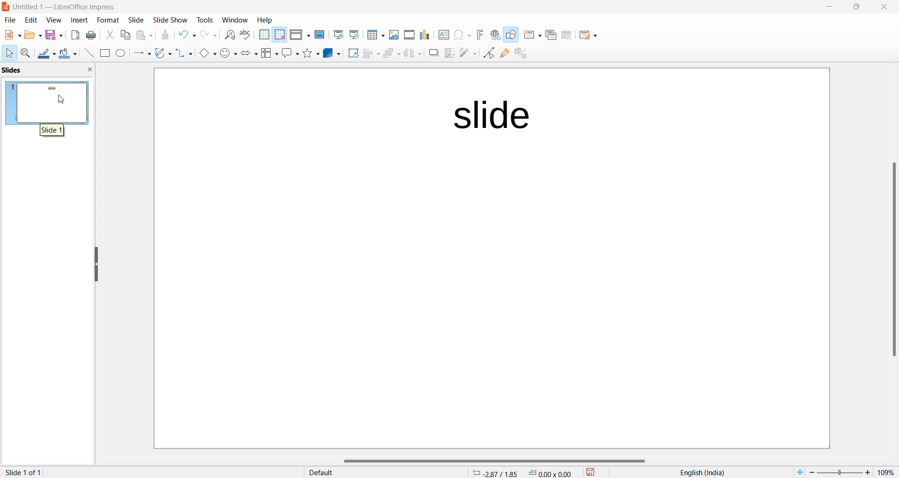  I want to click on Snap to grid, so click(280, 35).